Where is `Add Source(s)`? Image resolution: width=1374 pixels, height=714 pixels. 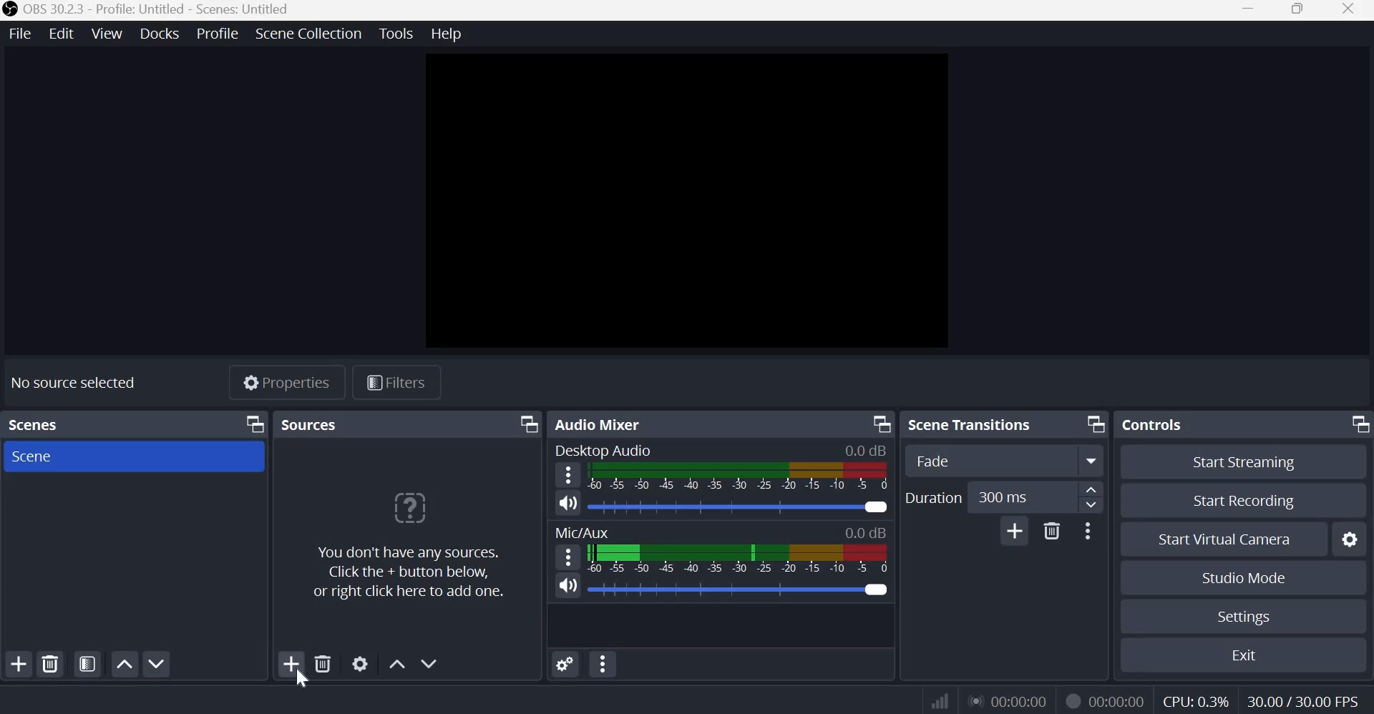 Add Source(s) is located at coordinates (291, 664).